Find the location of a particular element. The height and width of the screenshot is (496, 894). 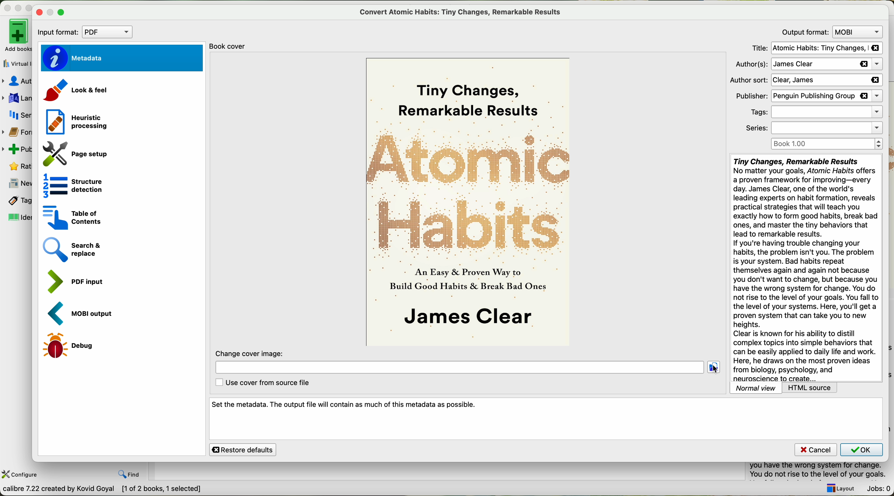

debug is located at coordinates (72, 345).